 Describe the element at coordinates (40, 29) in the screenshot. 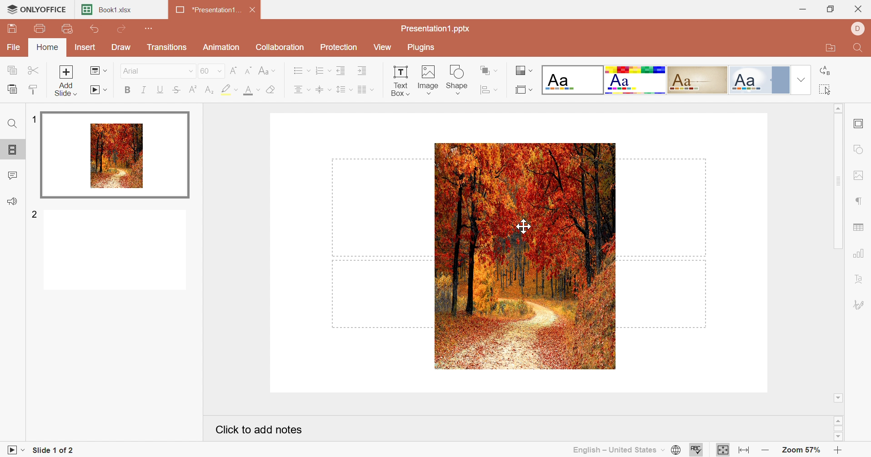

I see `Print file` at that location.